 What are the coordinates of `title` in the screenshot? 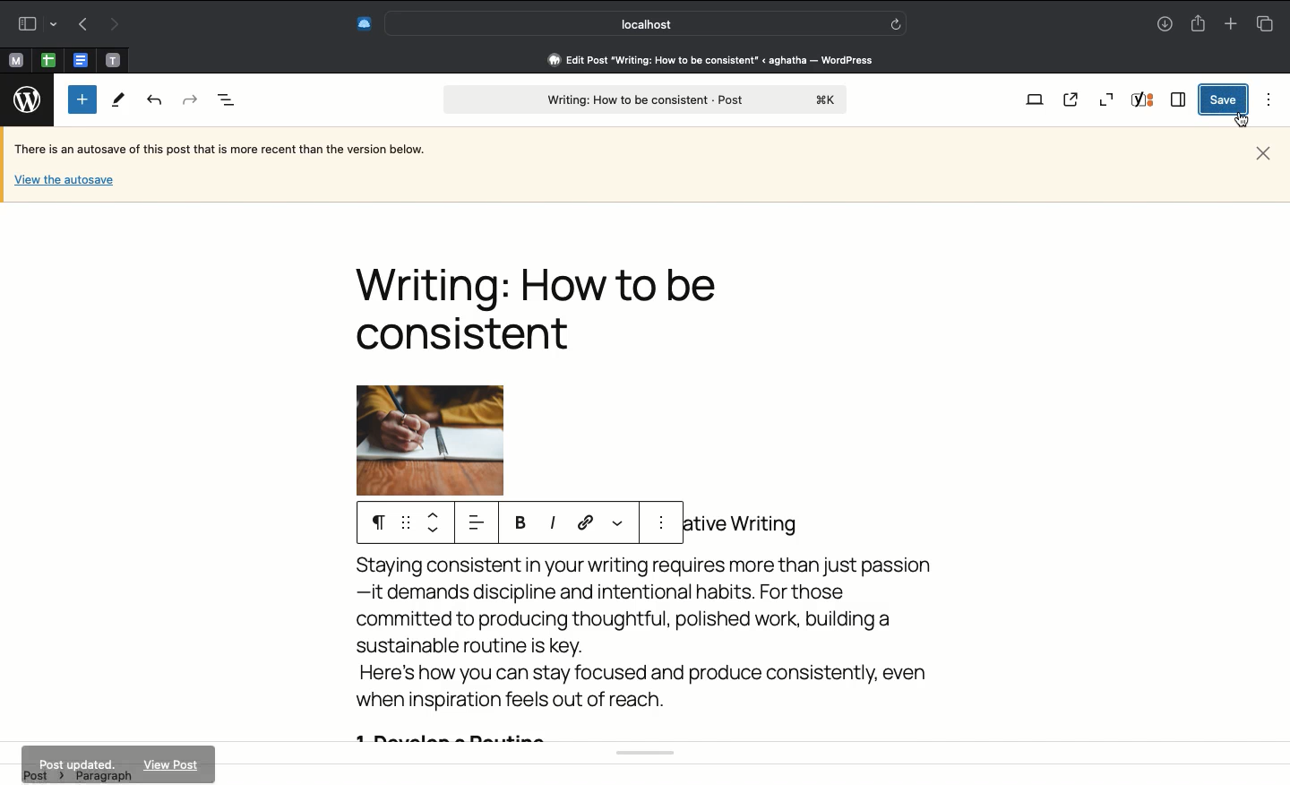 It's located at (755, 521).